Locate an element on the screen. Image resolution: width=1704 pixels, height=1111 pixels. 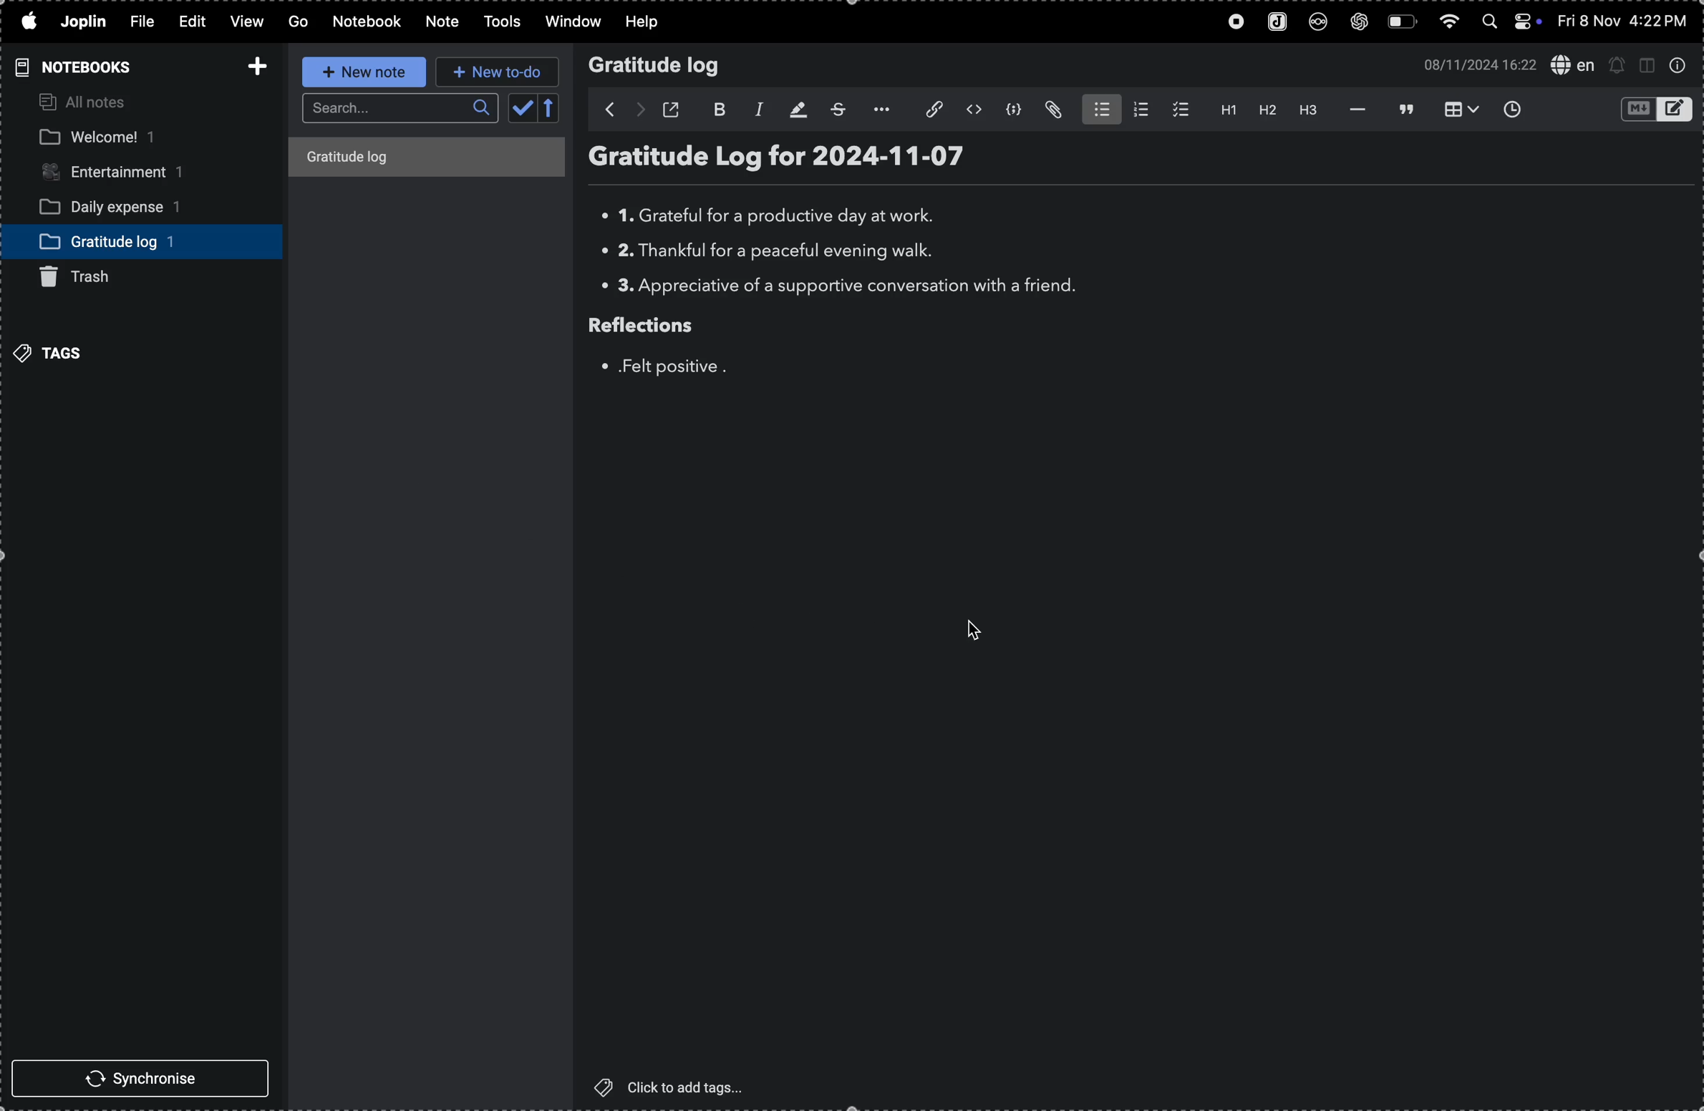
create new alert is located at coordinates (1616, 65).